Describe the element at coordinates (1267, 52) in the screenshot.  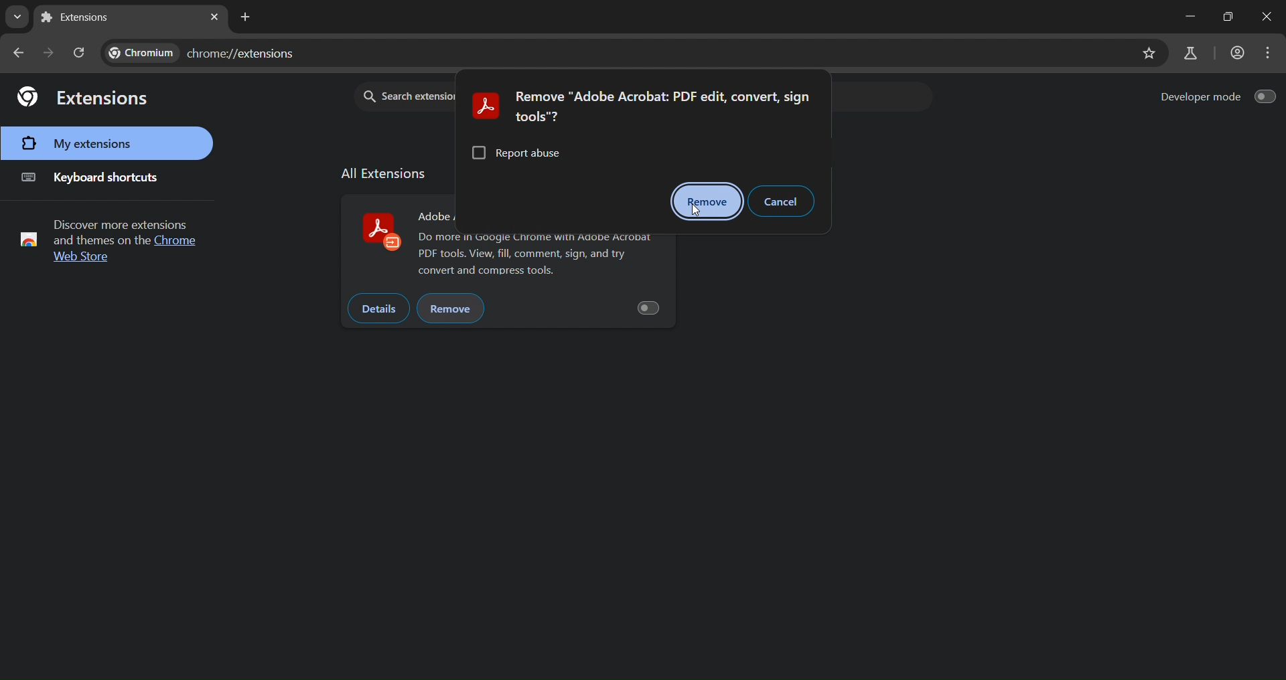
I see `menu` at that location.